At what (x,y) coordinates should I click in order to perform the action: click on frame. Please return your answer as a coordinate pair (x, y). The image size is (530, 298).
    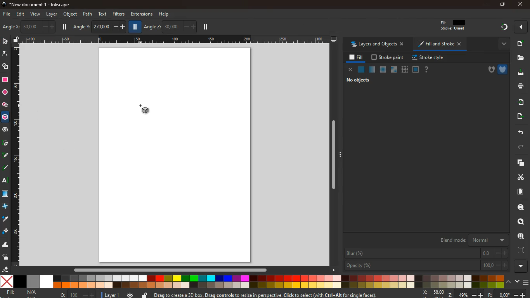
    Looking at the image, I should click on (416, 69).